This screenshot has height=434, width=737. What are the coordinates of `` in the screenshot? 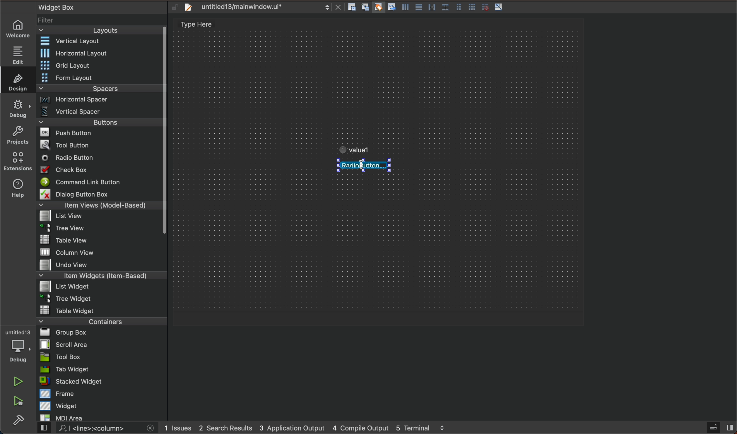 It's located at (101, 101).